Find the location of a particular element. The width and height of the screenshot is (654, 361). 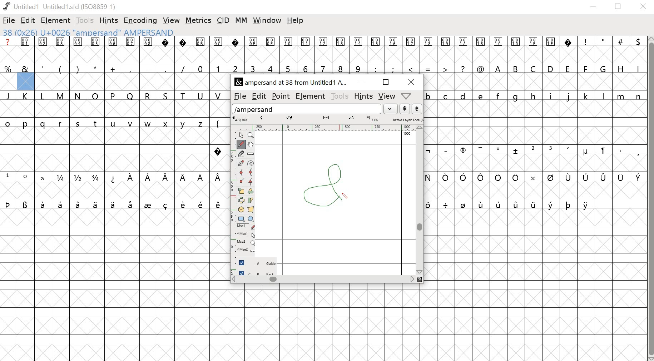

symbol is located at coordinates (8, 204).